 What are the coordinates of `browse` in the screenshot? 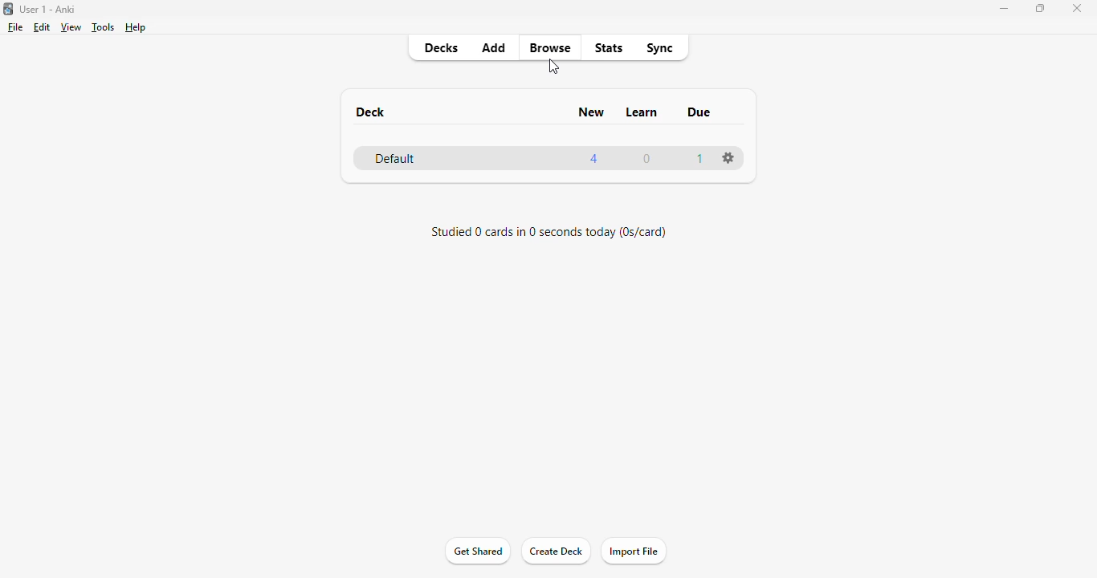 It's located at (550, 47).